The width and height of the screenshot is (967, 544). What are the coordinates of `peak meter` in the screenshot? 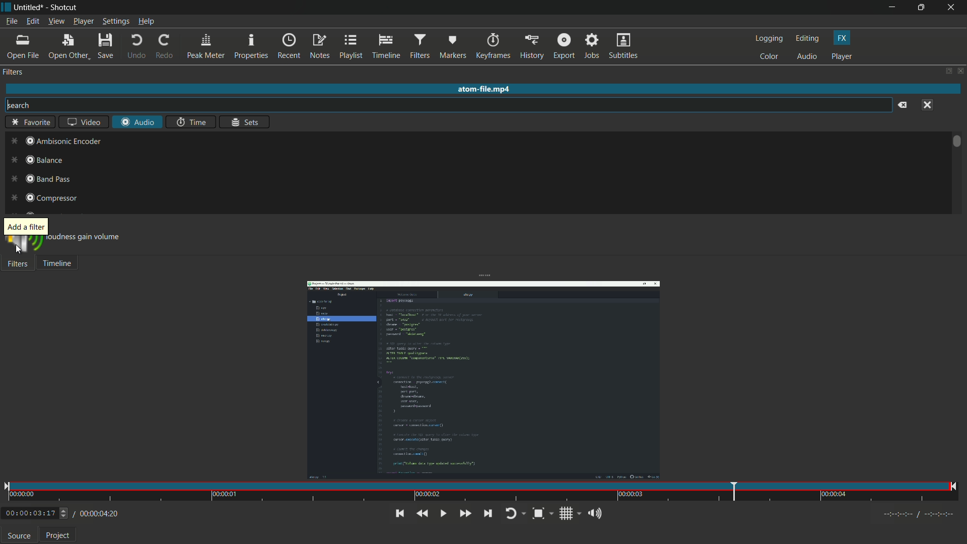 It's located at (206, 47).